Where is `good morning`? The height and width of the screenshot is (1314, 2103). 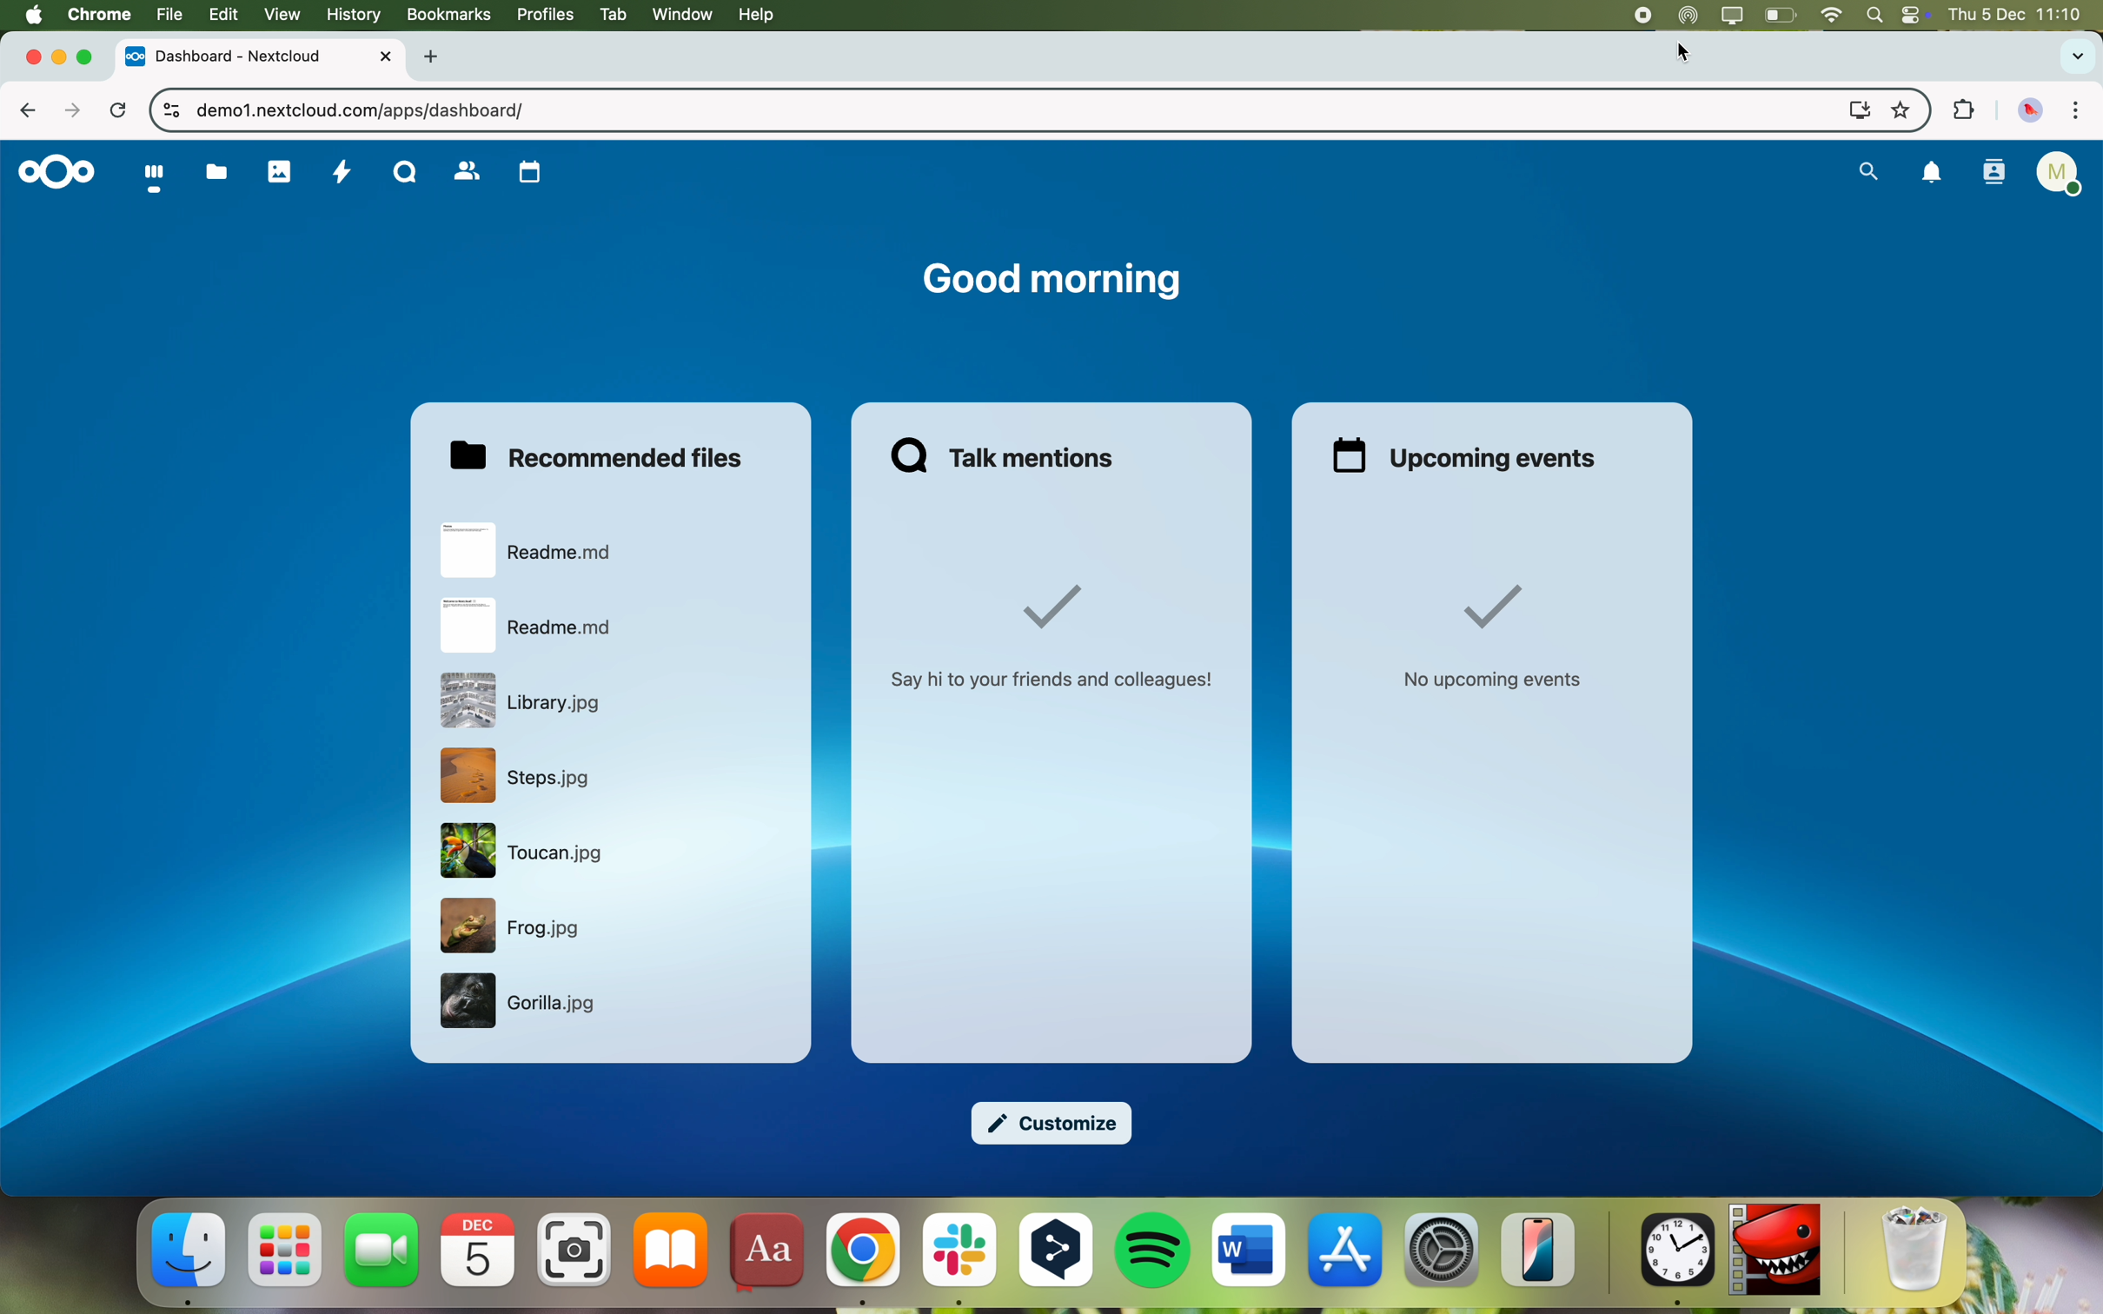 good morning is located at coordinates (1050, 282).